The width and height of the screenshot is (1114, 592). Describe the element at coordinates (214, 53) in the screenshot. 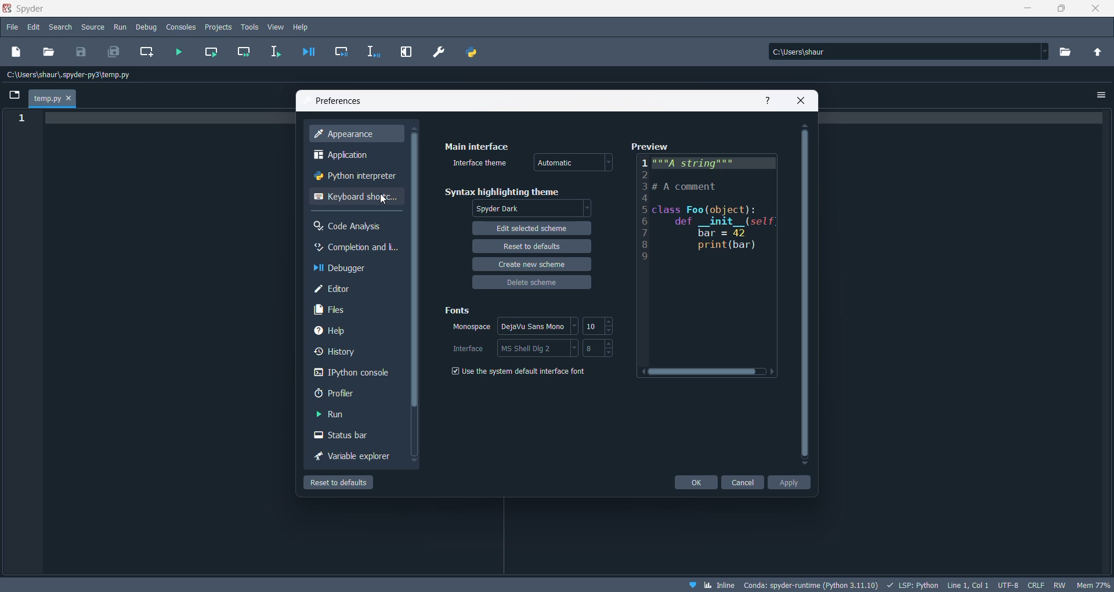

I see `run current cell` at that location.